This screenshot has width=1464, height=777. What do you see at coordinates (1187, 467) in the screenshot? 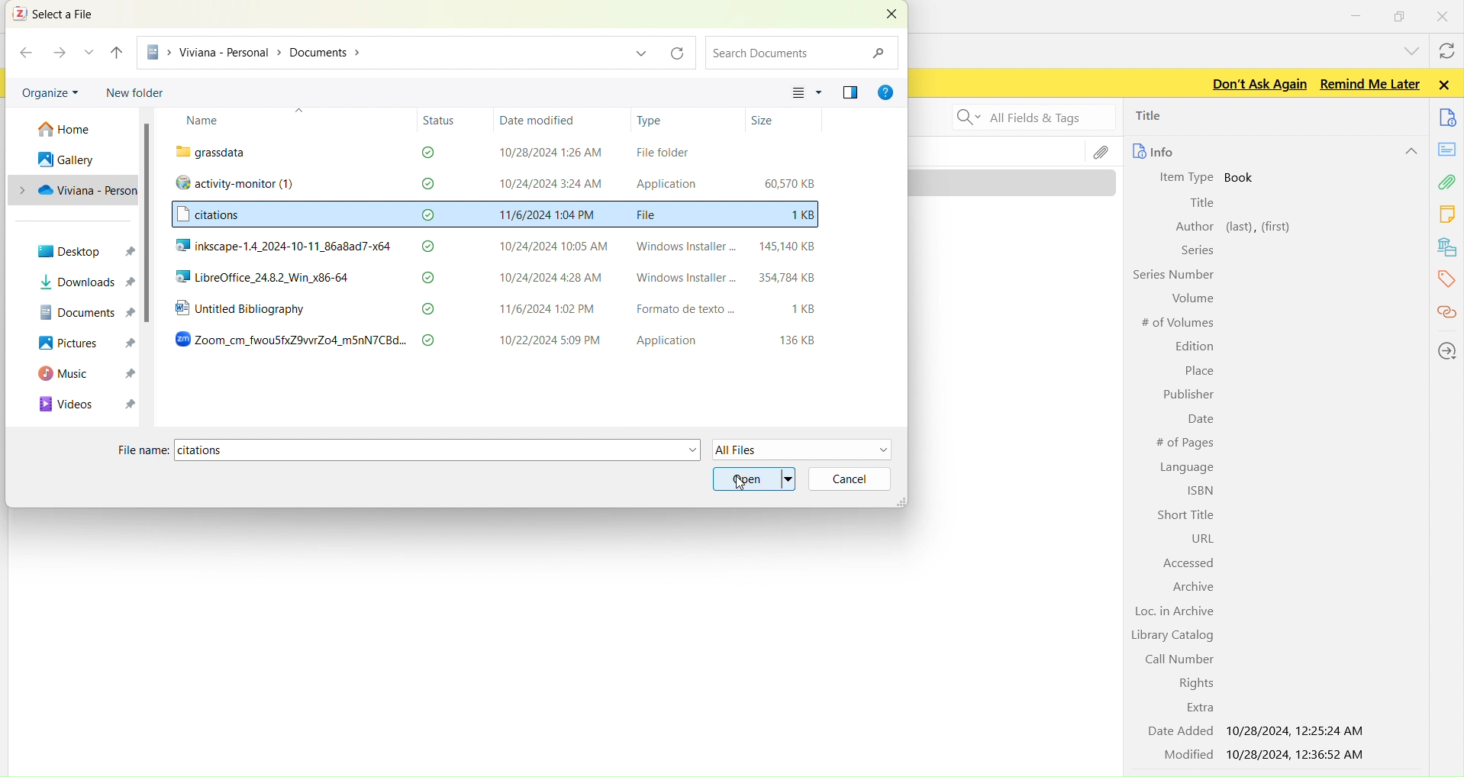
I see `Language` at bounding box center [1187, 467].